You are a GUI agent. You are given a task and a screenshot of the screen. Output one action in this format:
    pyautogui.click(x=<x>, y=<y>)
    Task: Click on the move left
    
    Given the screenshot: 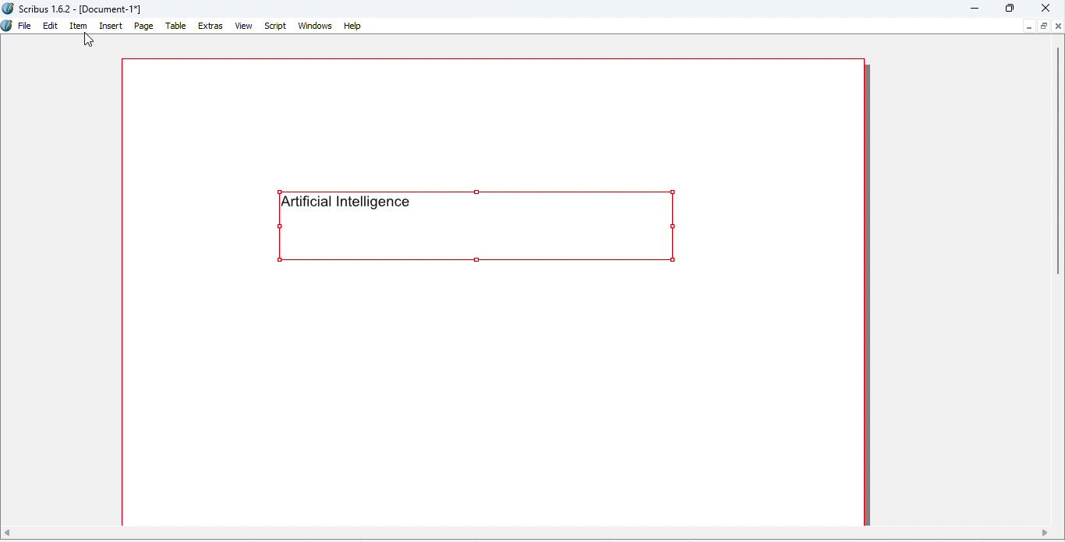 What is the action you would take?
    pyautogui.click(x=7, y=531)
    